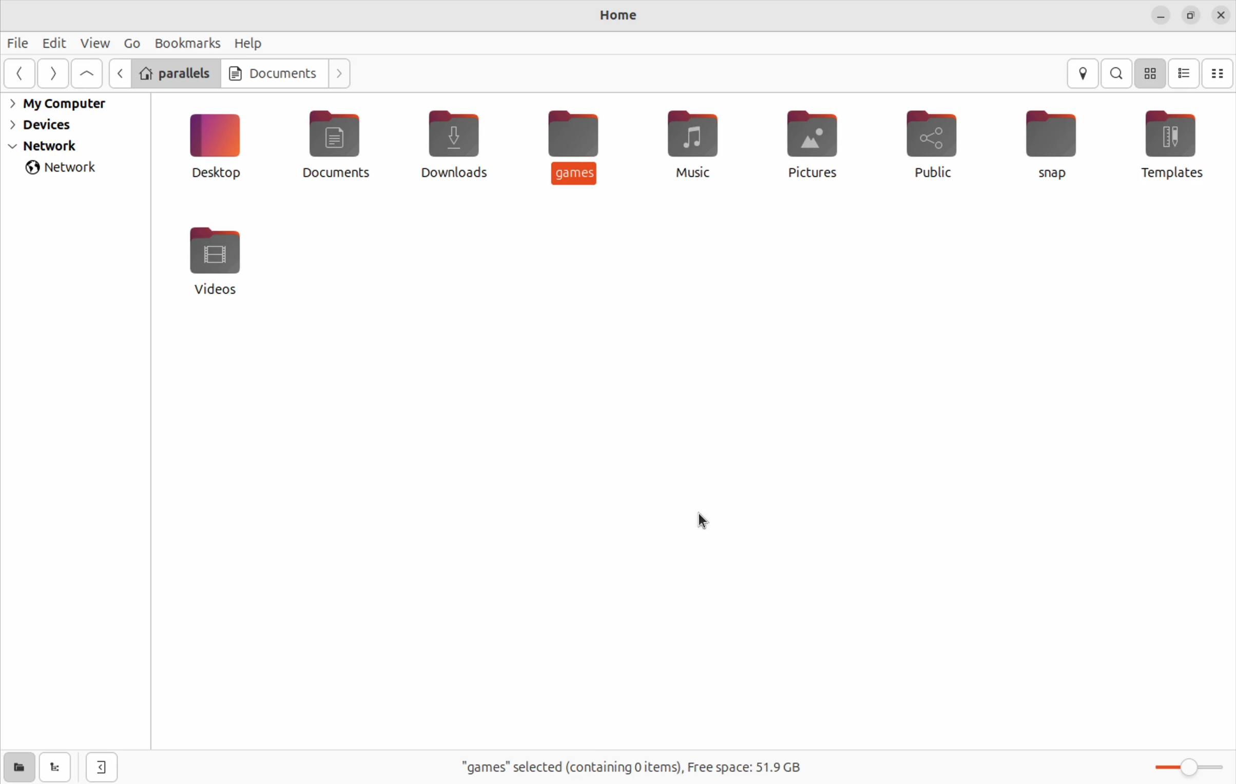 This screenshot has height=784, width=1236. Describe the element at coordinates (706, 522) in the screenshot. I see `cursor` at that location.